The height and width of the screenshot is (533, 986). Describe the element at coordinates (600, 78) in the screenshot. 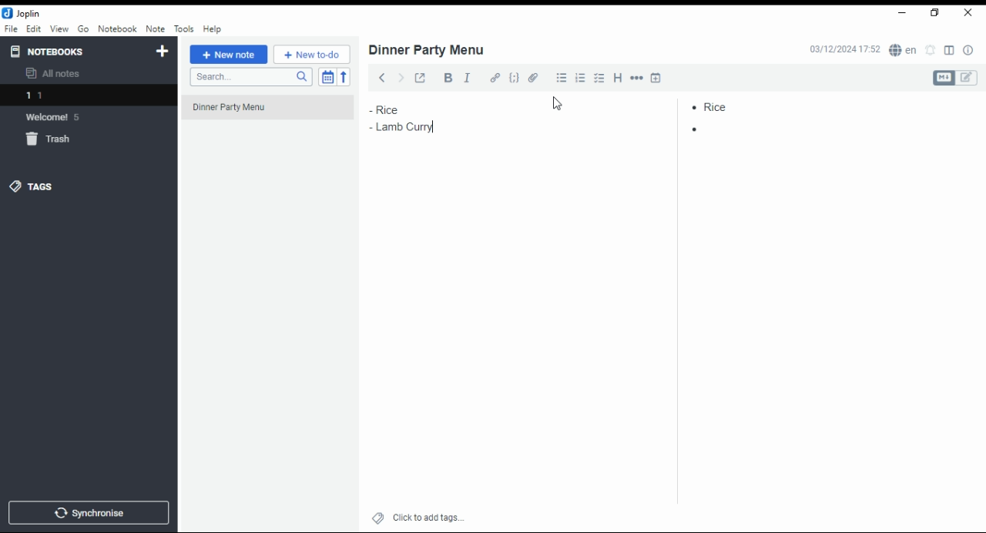

I see `chekbox list` at that location.